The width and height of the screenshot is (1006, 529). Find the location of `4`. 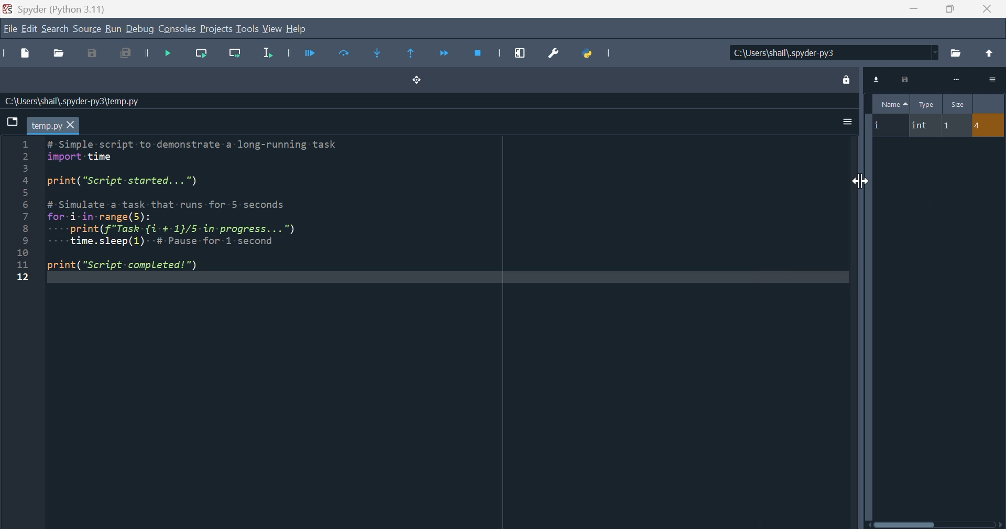

4 is located at coordinates (988, 126).